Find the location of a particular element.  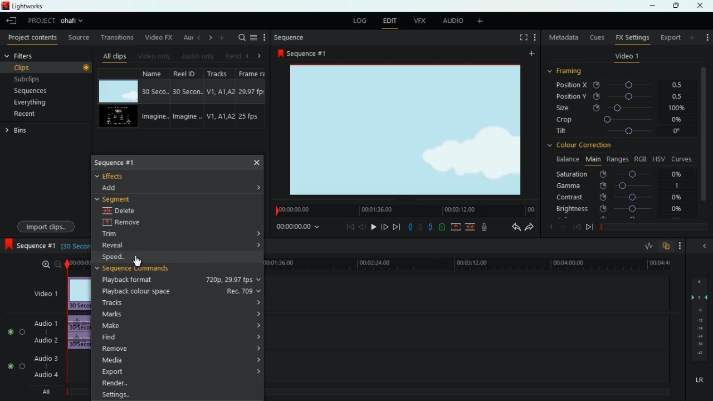

source is located at coordinates (79, 37).